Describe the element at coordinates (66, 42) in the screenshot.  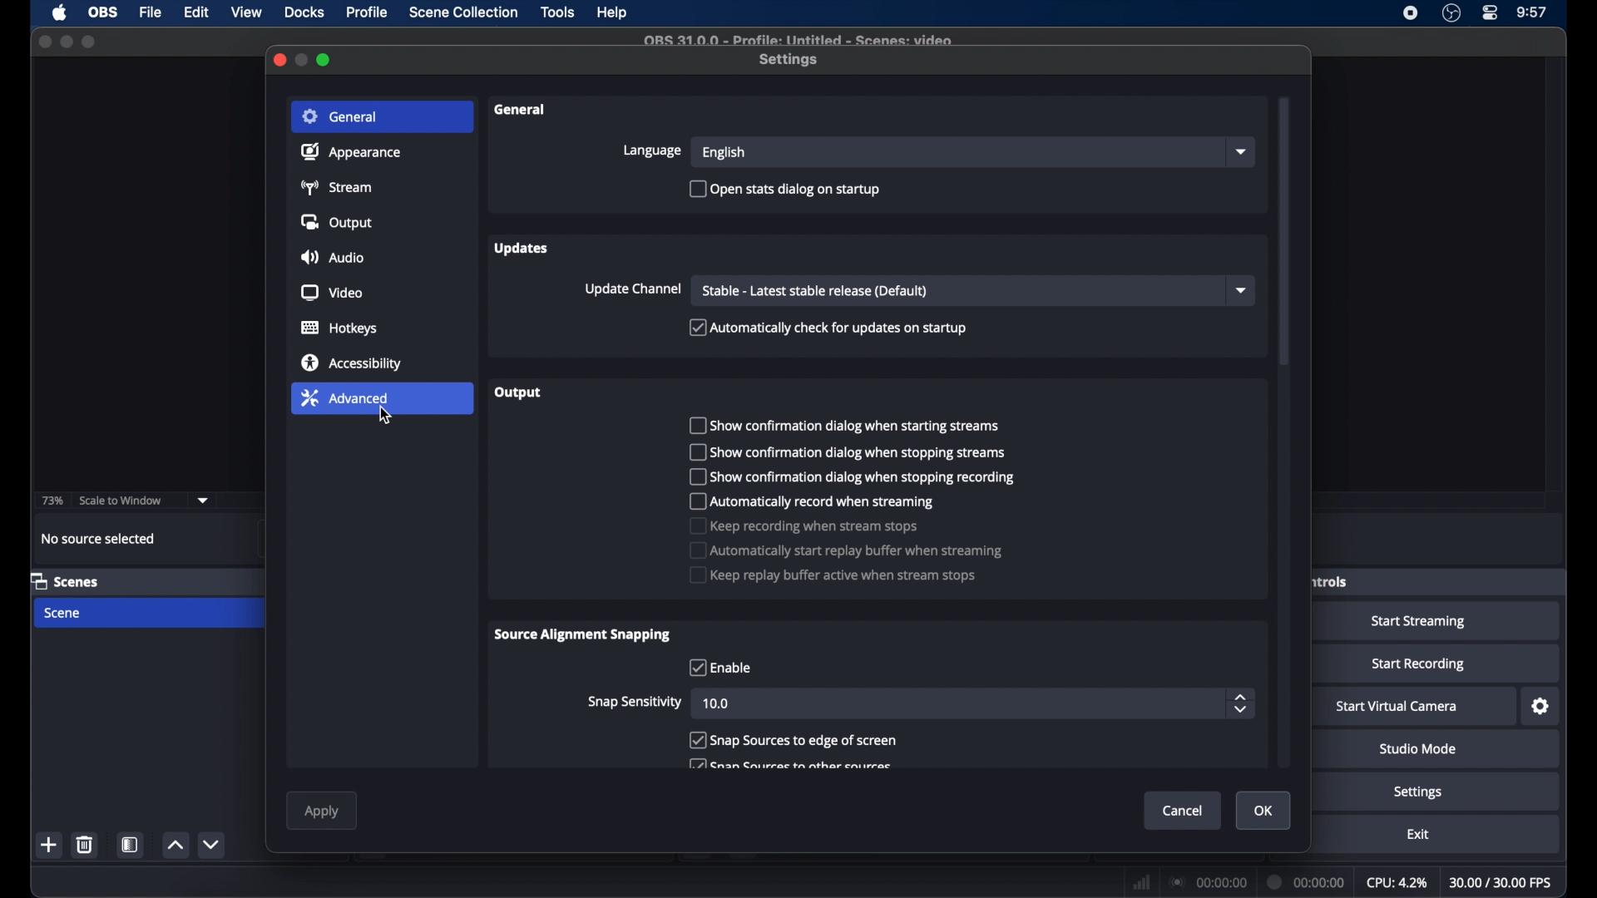
I see `maximize` at that location.